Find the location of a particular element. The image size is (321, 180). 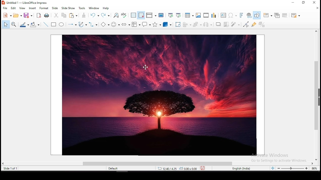

Untitled 1 - LibreOffice Impress is located at coordinates (25, 3).